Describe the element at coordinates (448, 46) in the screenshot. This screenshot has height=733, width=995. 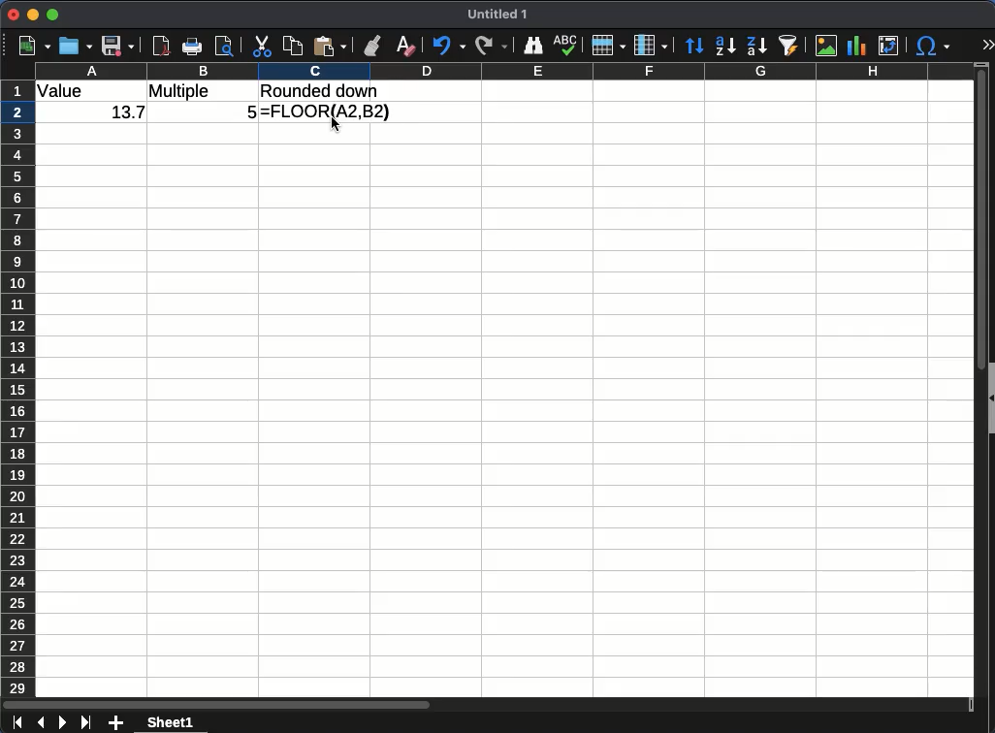
I see `undo` at that location.